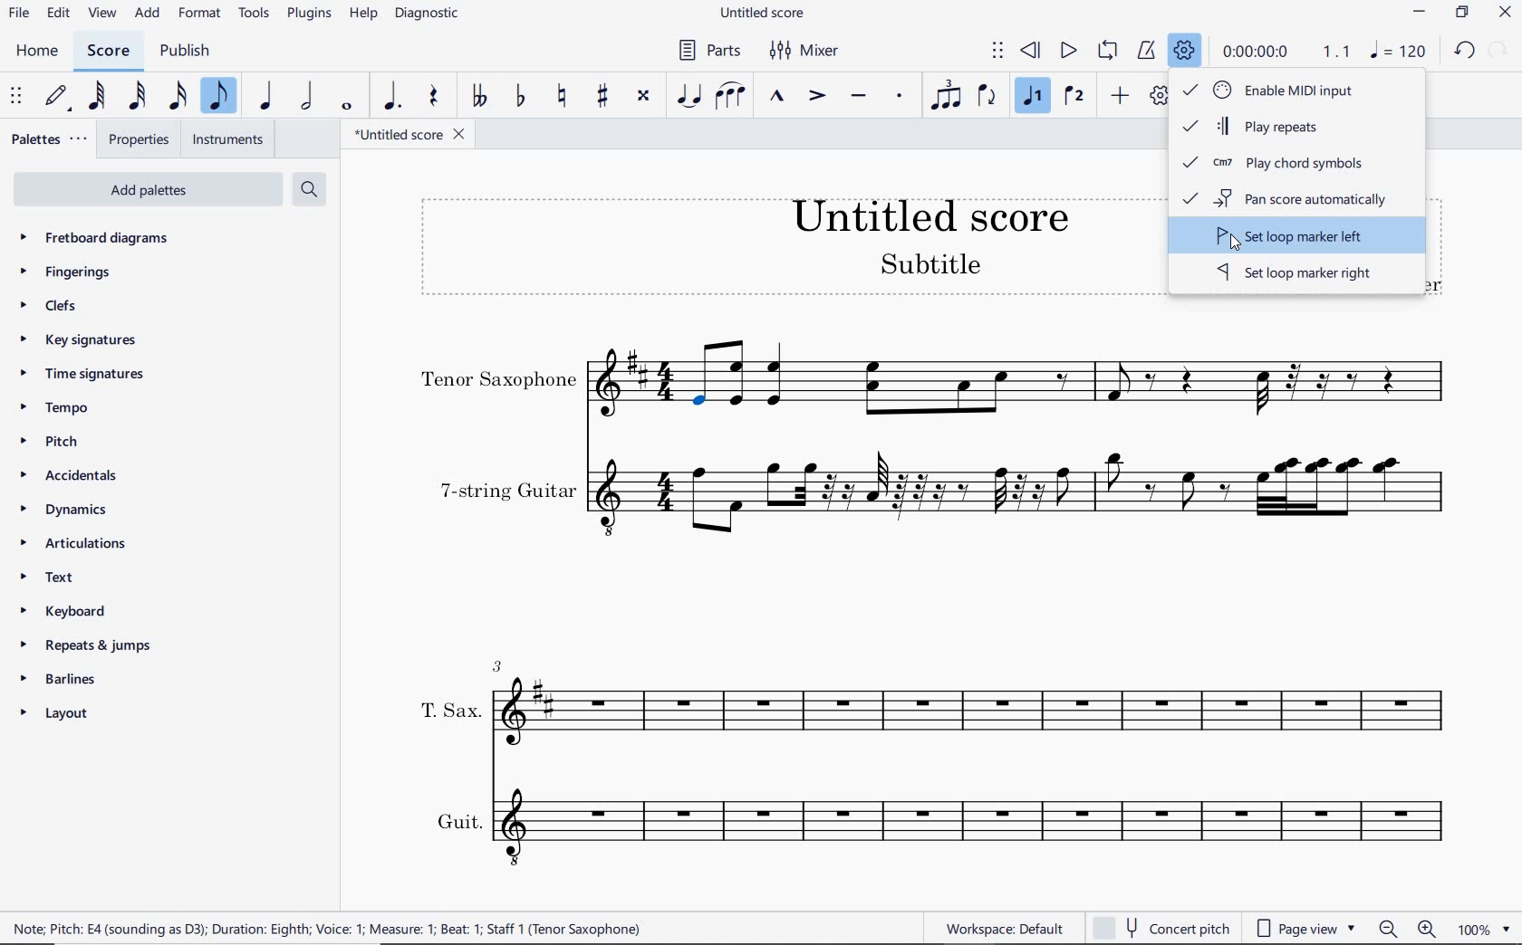  Describe the element at coordinates (96, 95) in the screenshot. I see `64TH NOTE` at that location.